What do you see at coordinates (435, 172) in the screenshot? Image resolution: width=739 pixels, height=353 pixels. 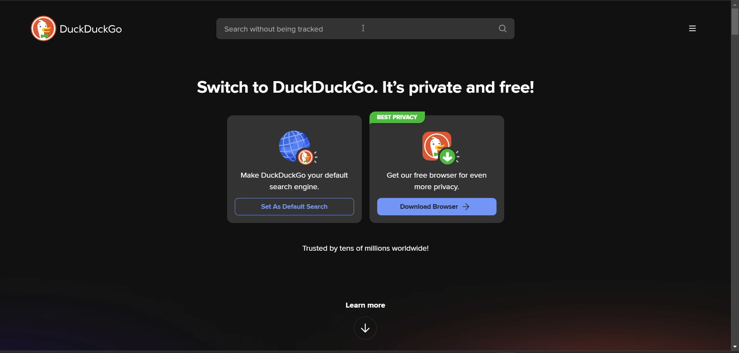 I see `Get our free browser for even
more privacy.
Download Browser —>` at bounding box center [435, 172].